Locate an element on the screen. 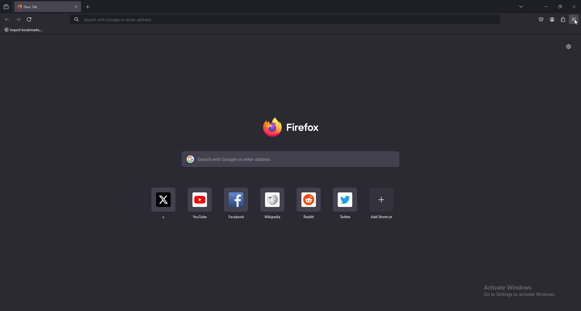  wikipedia is located at coordinates (272, 206).